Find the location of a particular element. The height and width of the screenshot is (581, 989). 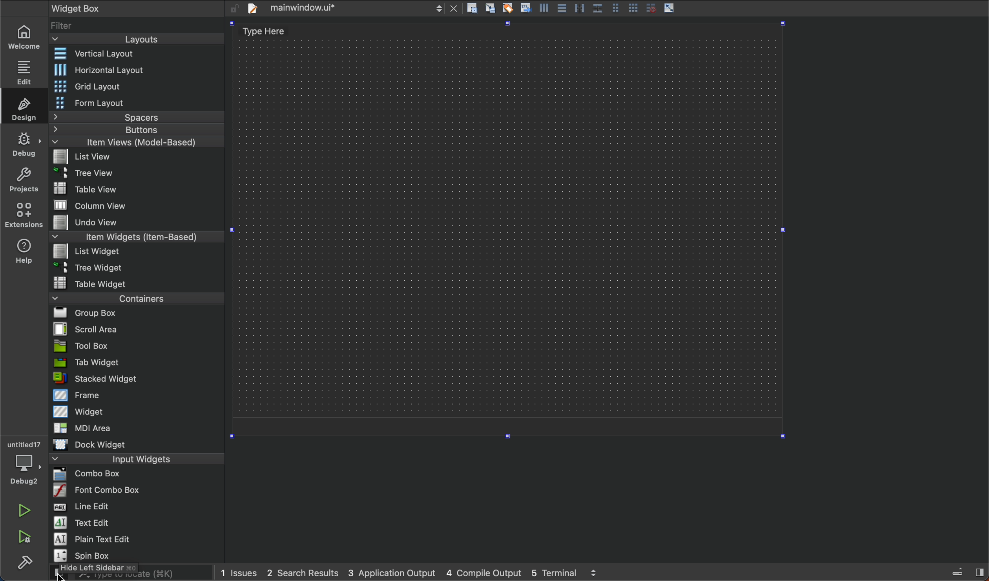

Grid Layout is located at coordinates (92, 86).